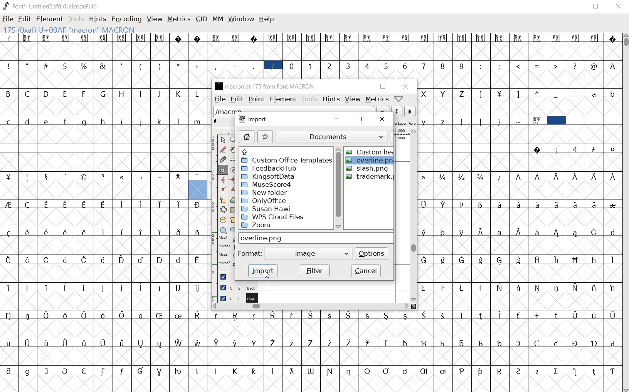 Image resolution: width=629 pixels, height=392 pixels. What do you see at coordinates (499, 287) in the screenshot?
I see `Symbol` at bounding box center [499, 287].